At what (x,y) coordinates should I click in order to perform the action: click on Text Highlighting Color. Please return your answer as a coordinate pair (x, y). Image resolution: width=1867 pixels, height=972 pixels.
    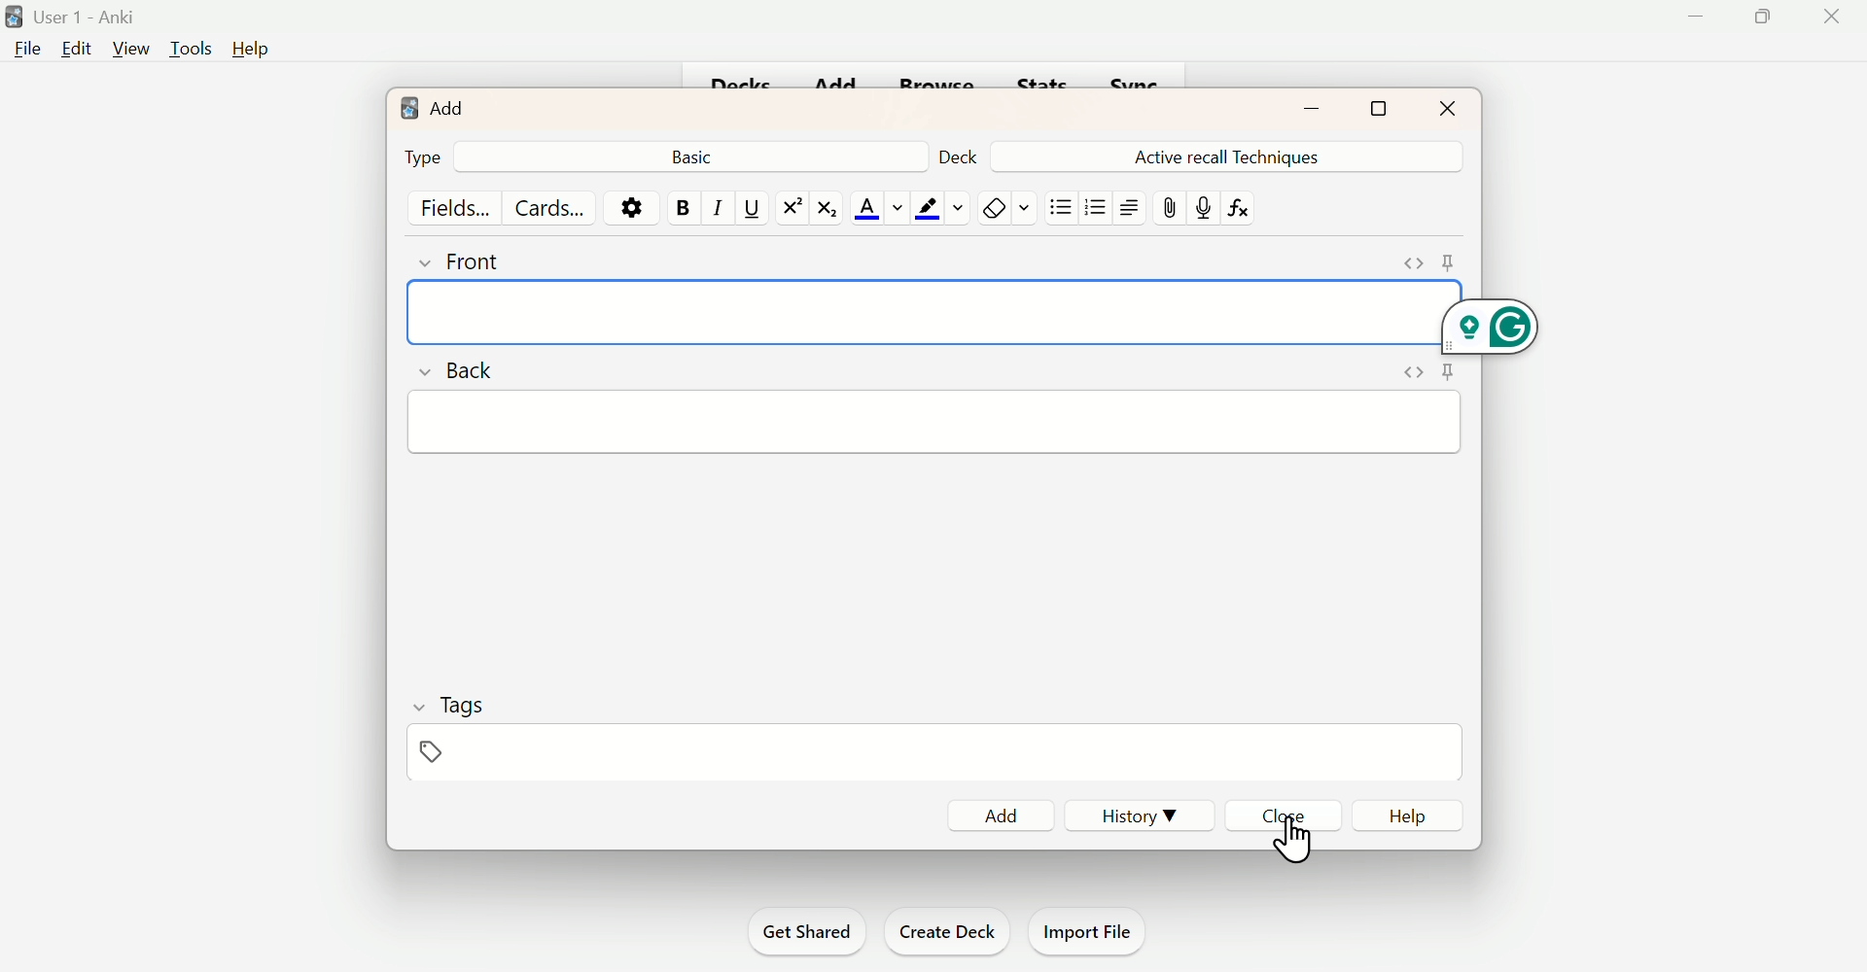
    Looking at the image, I should click on (937, 206).